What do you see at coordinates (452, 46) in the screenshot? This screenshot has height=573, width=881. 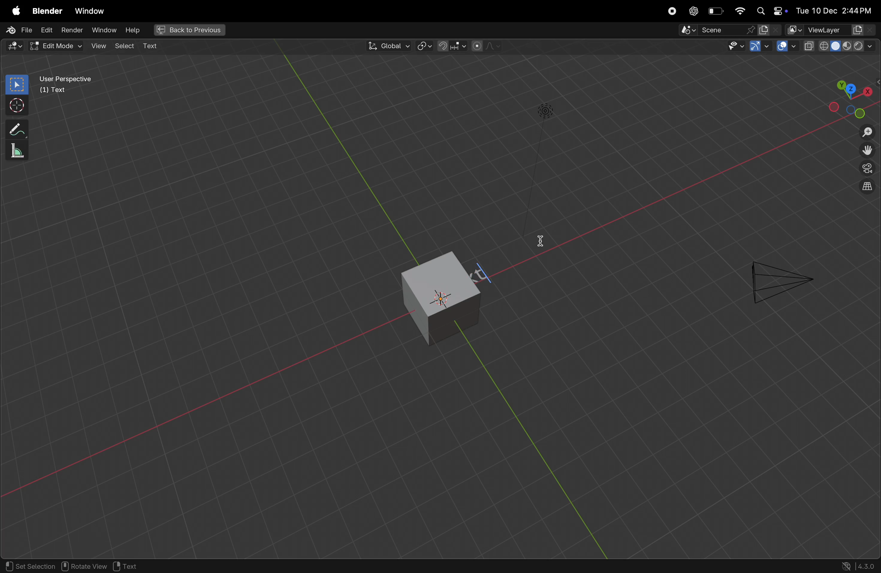 I see `snap` at bounding box center [452, 46].